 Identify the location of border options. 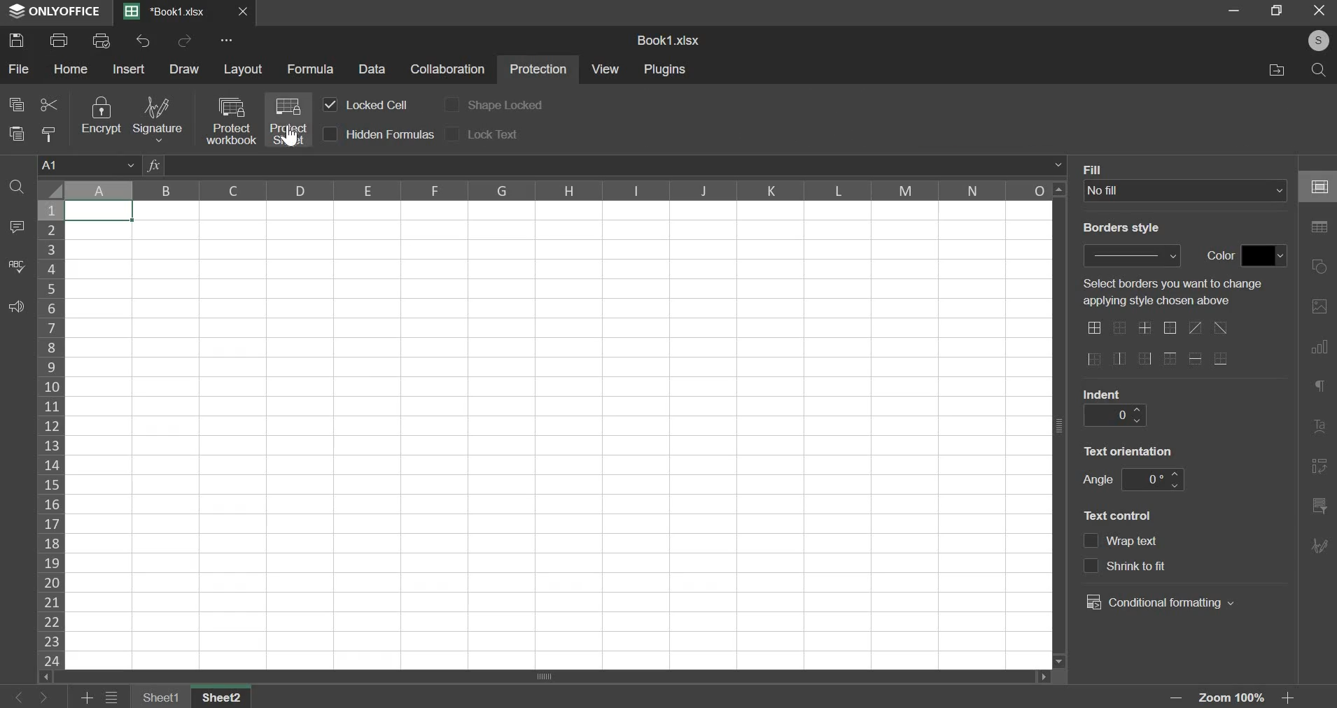
(1094, 327).